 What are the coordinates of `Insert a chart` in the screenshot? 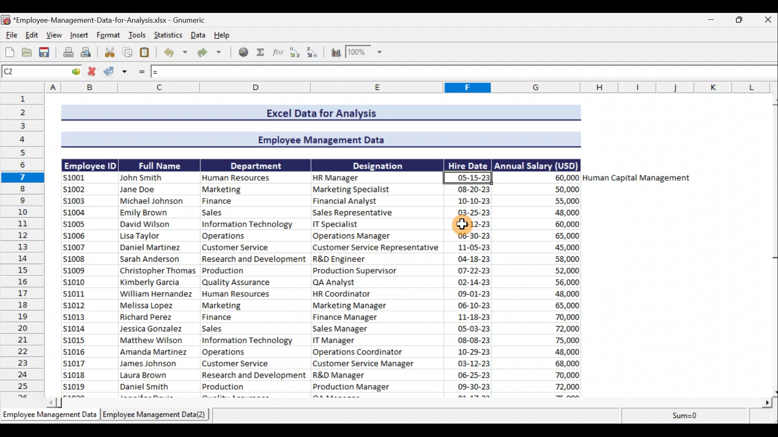 It's located at (336, 52).